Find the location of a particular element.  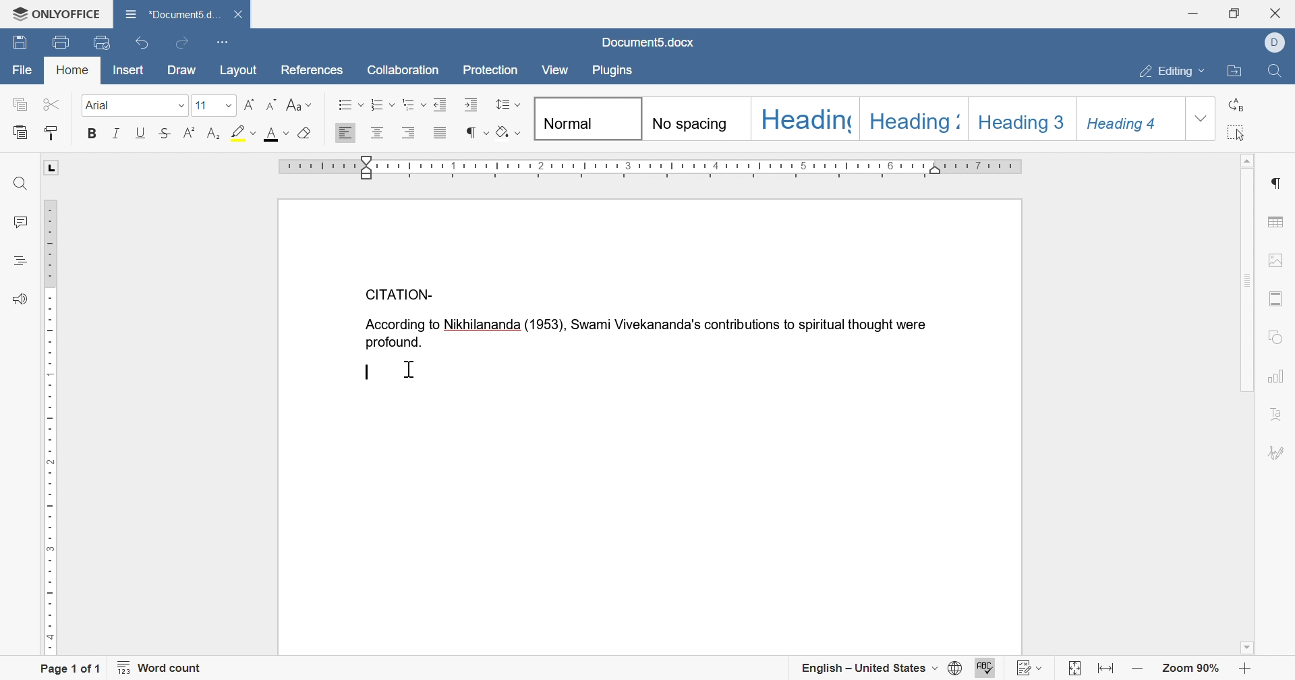

zoom 90% is located at coordinates (1191, 670).